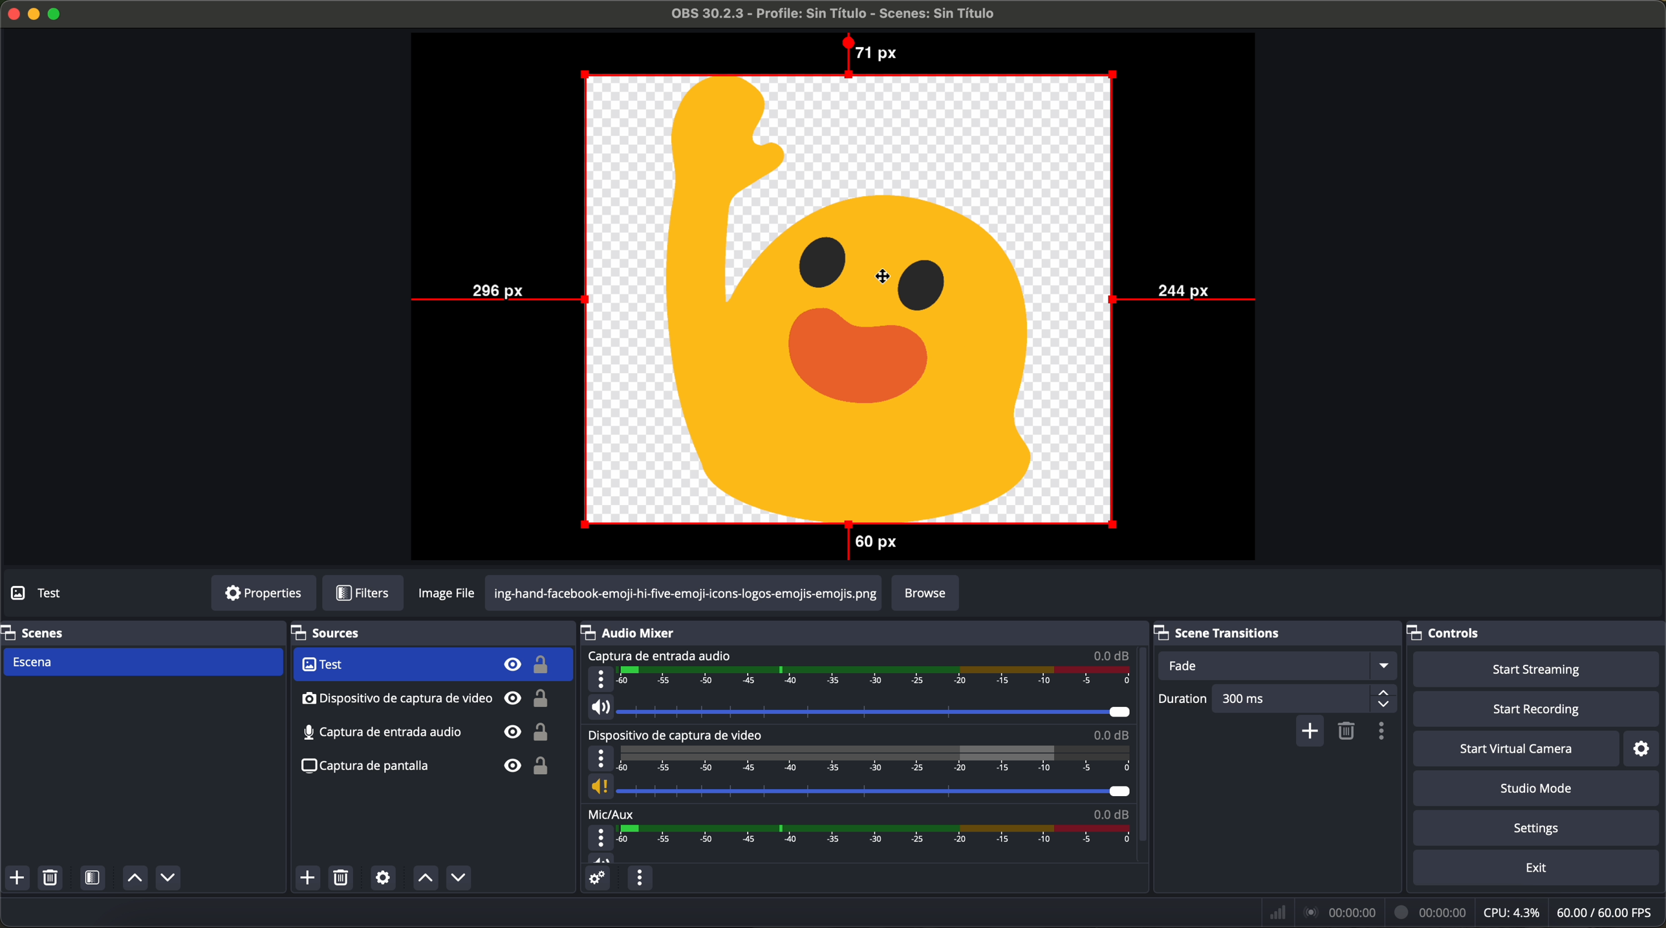 Image resolution: width=1666 pixels, height=928 pixels. What do you see at coordinates (869, 544) in the screenshot?
I see `60 px` at bounding box center [869, 544].